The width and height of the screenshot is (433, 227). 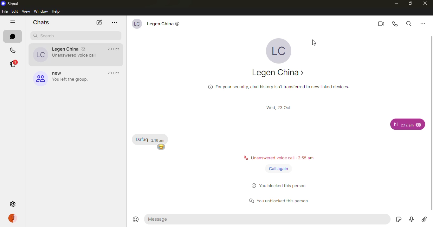 What do you see at coordinates (281, 108) in the screenshot?
I see `time` at bounding box center [281, 108].